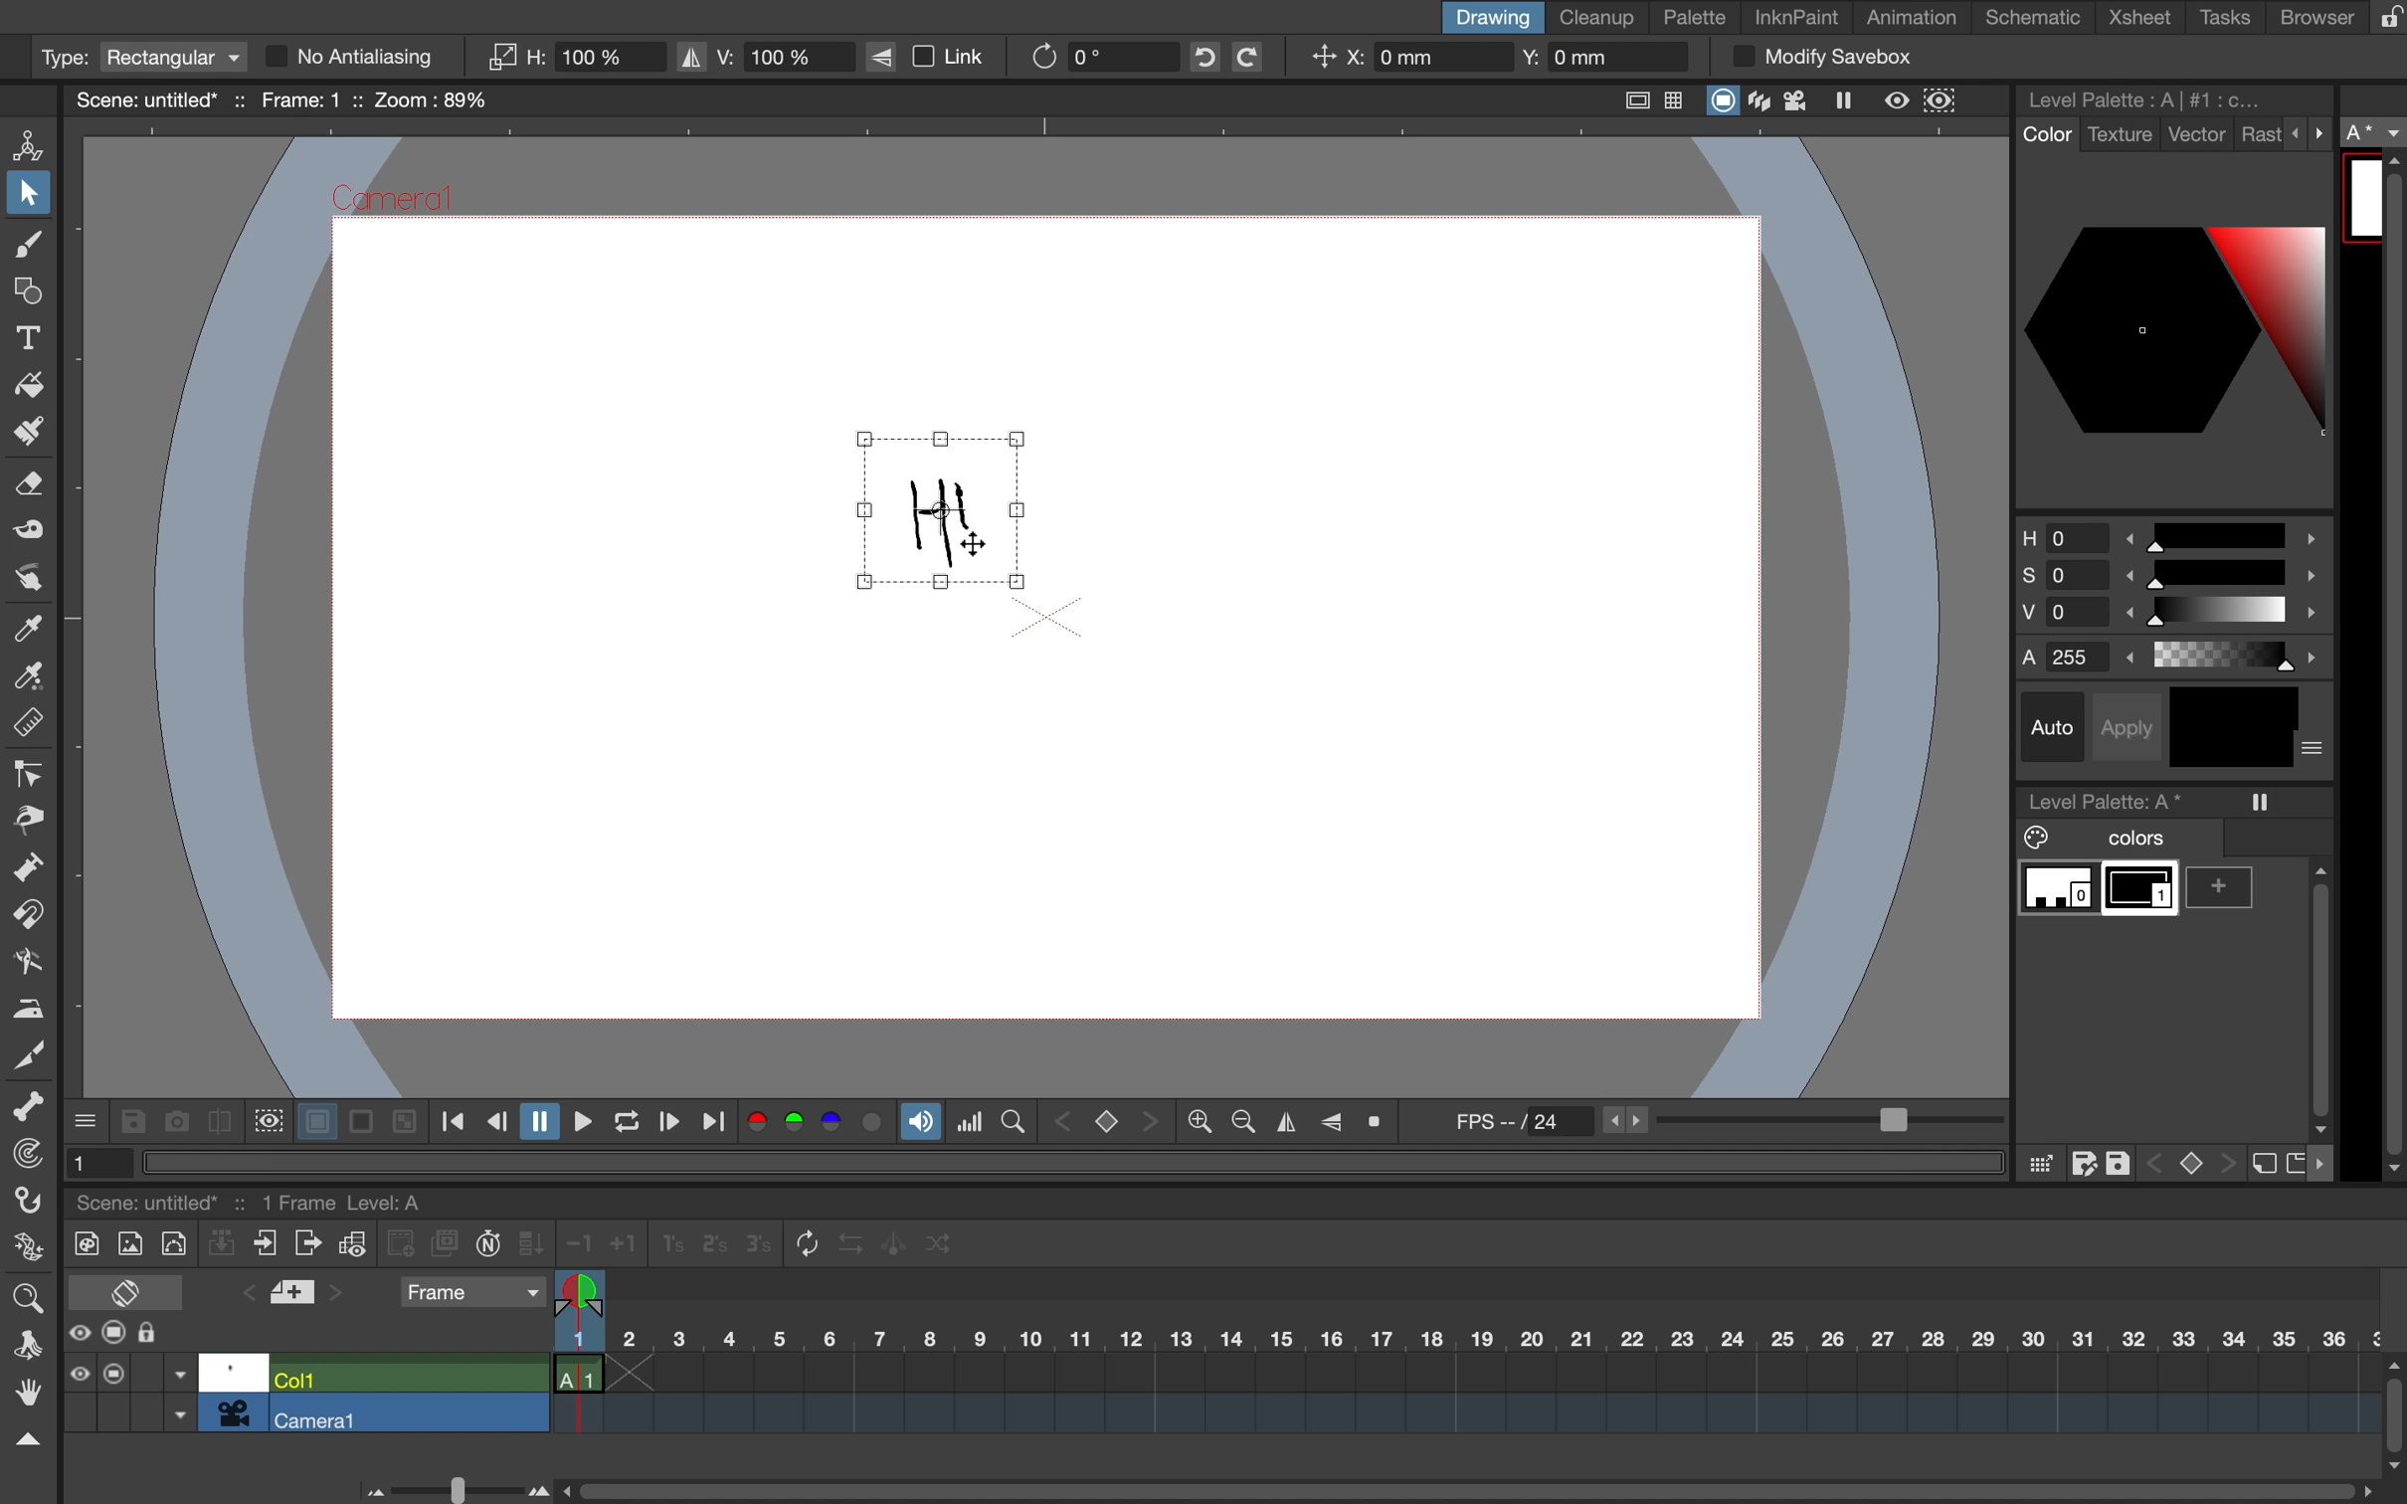 This screenshot has width=2407, height=1504. Describe the element at coordinates (1675, 102) in the screenshot. I see `field guide` at that location.